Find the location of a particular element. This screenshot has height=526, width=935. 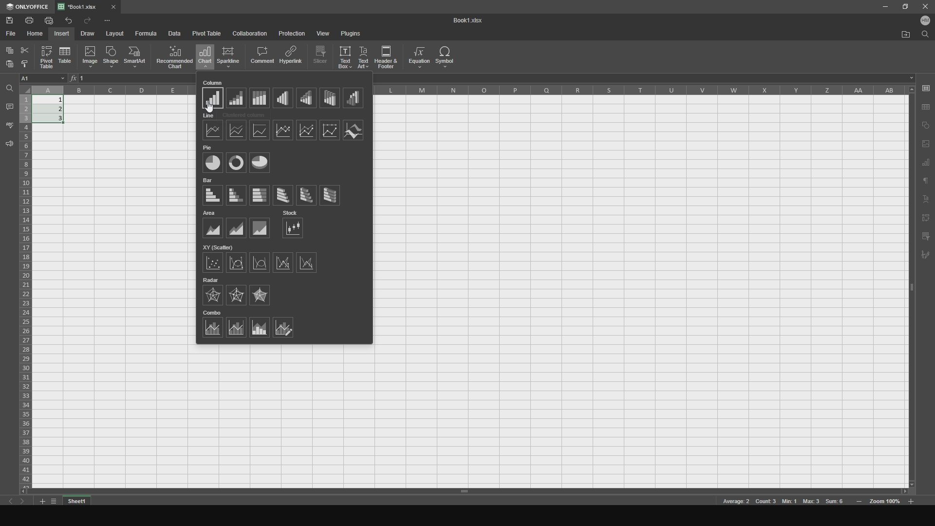

print is located at coordinates (32, 20).